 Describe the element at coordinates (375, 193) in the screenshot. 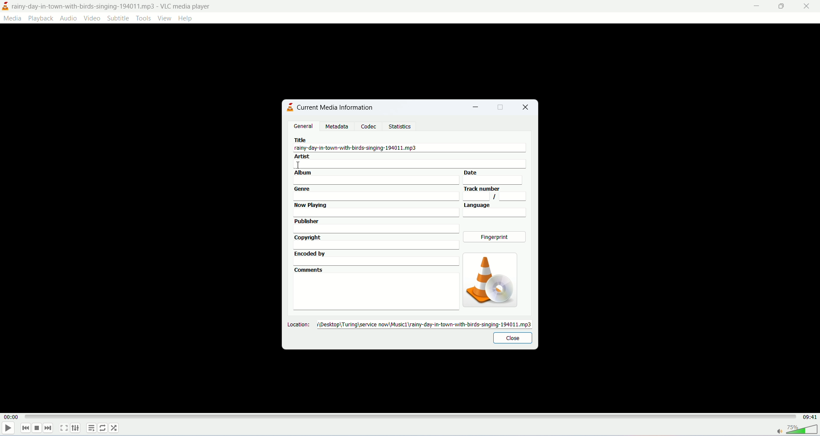

I see `genre` at that location.